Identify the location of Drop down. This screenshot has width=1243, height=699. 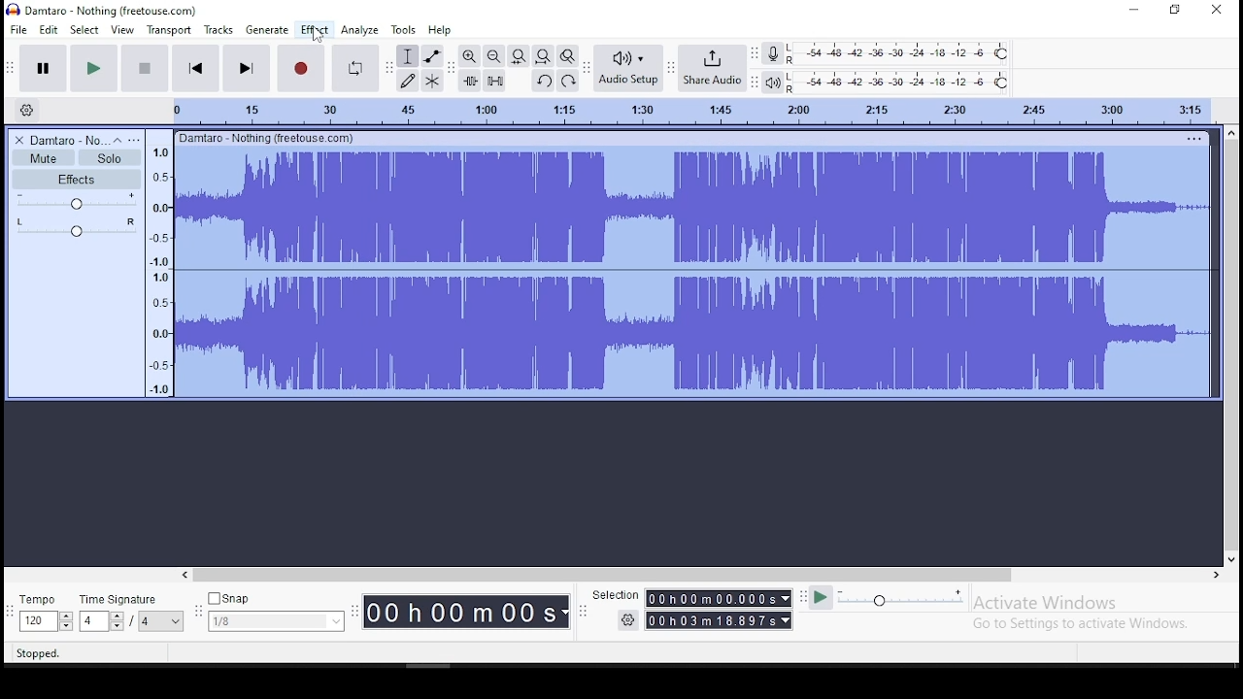
(786, 620).